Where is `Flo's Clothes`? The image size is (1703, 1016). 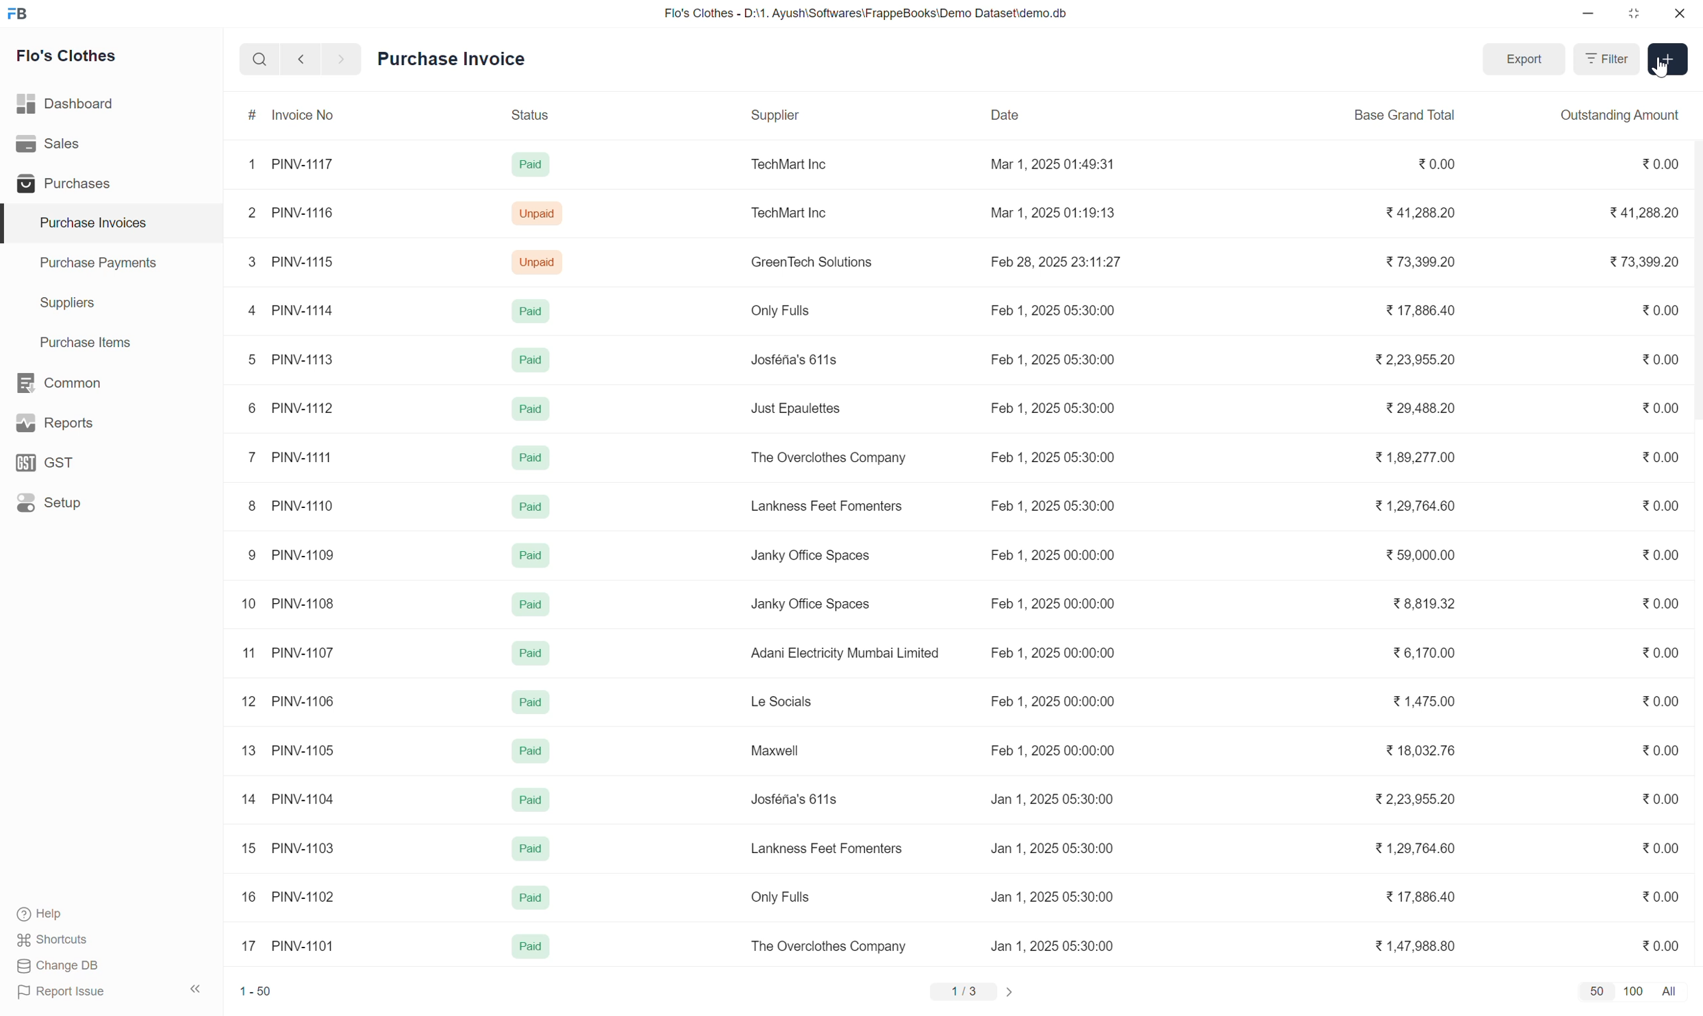 Flo's Clothes is located at coordinates (67, 56).